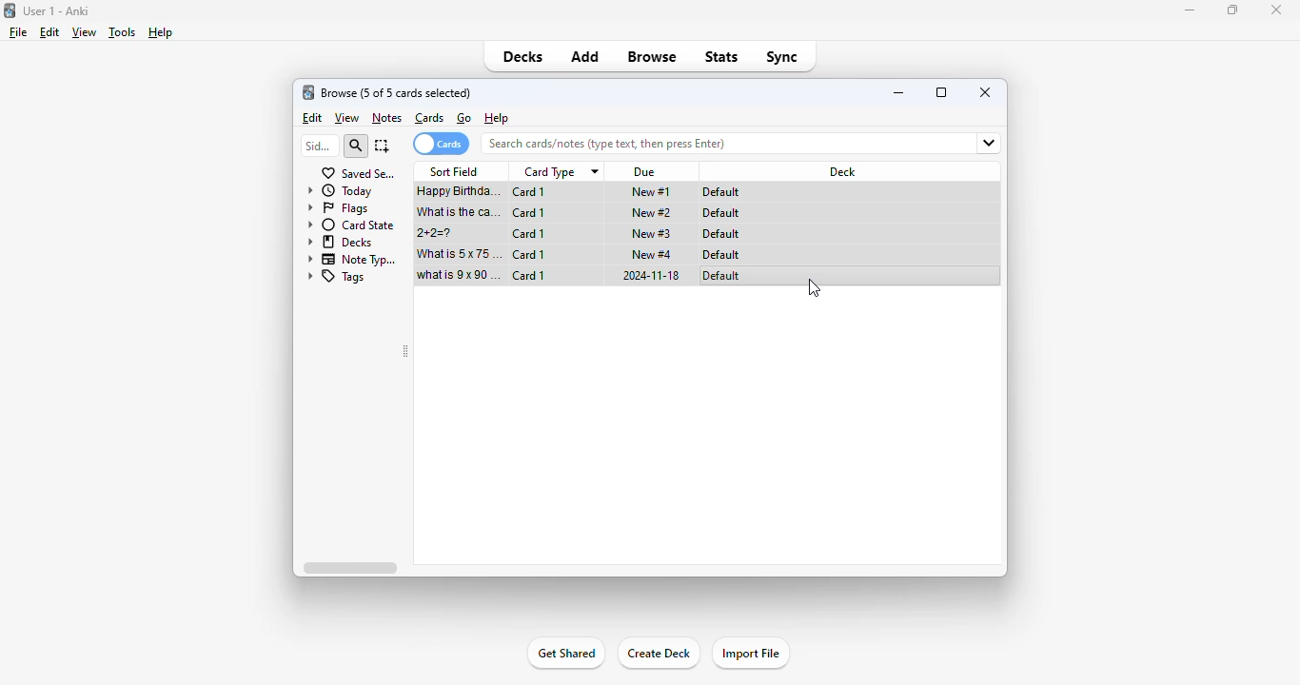 This screenshot has height=685, width=1300. I want to click on search bar, so click(719, 142).